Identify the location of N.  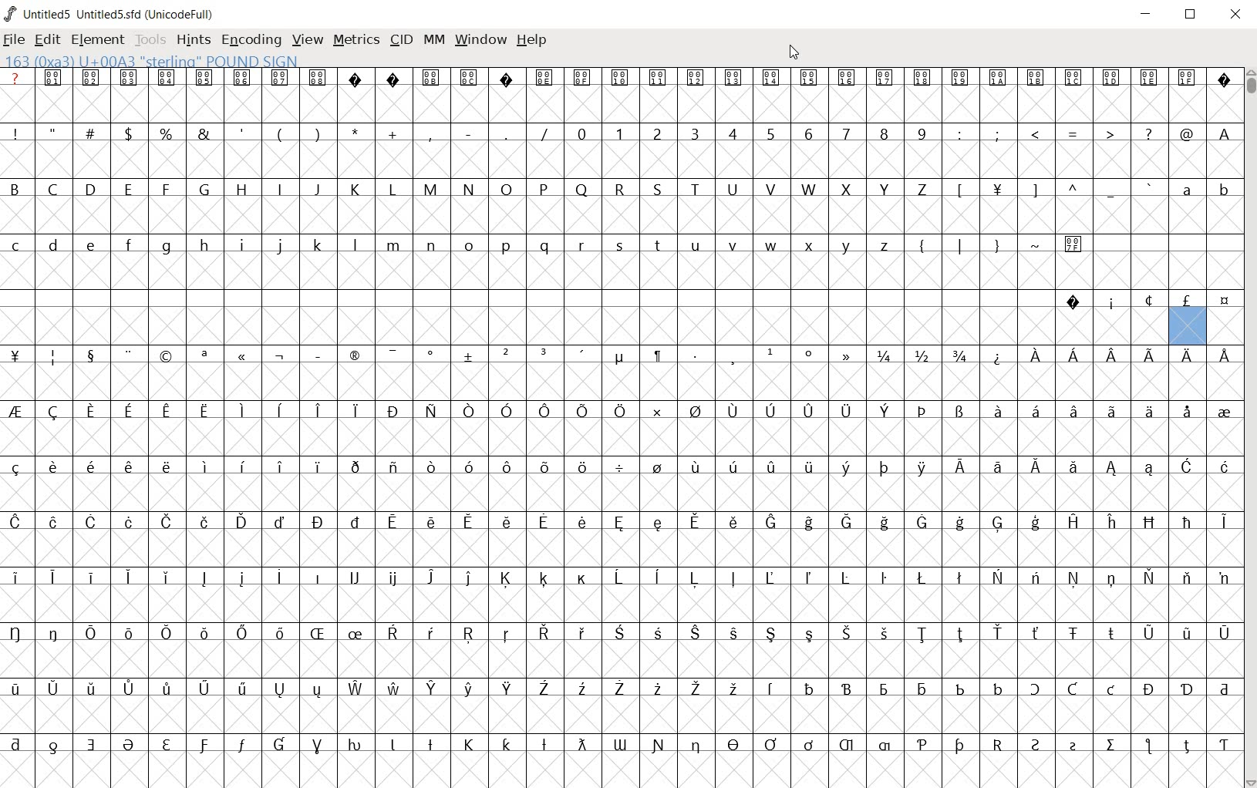
(467, 188).